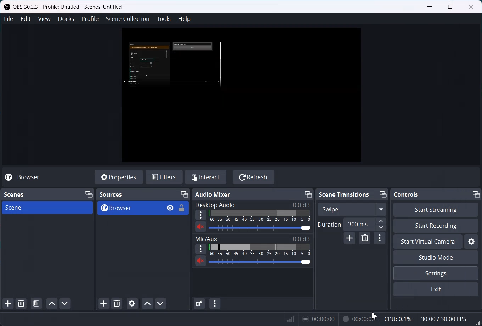 The height and width of the screenshot is (326, 482). Describe the element at coordinates (444, 318) in the screenshot. I see `30.007 30.00 FPS` at that location.